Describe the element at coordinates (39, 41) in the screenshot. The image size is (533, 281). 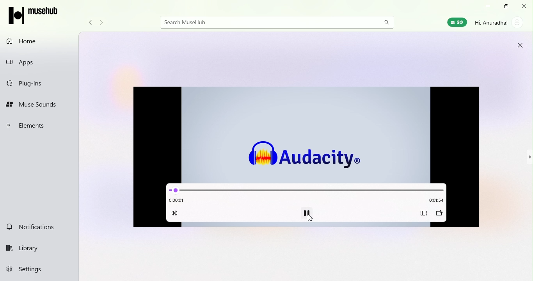
I see `Home` at that location.